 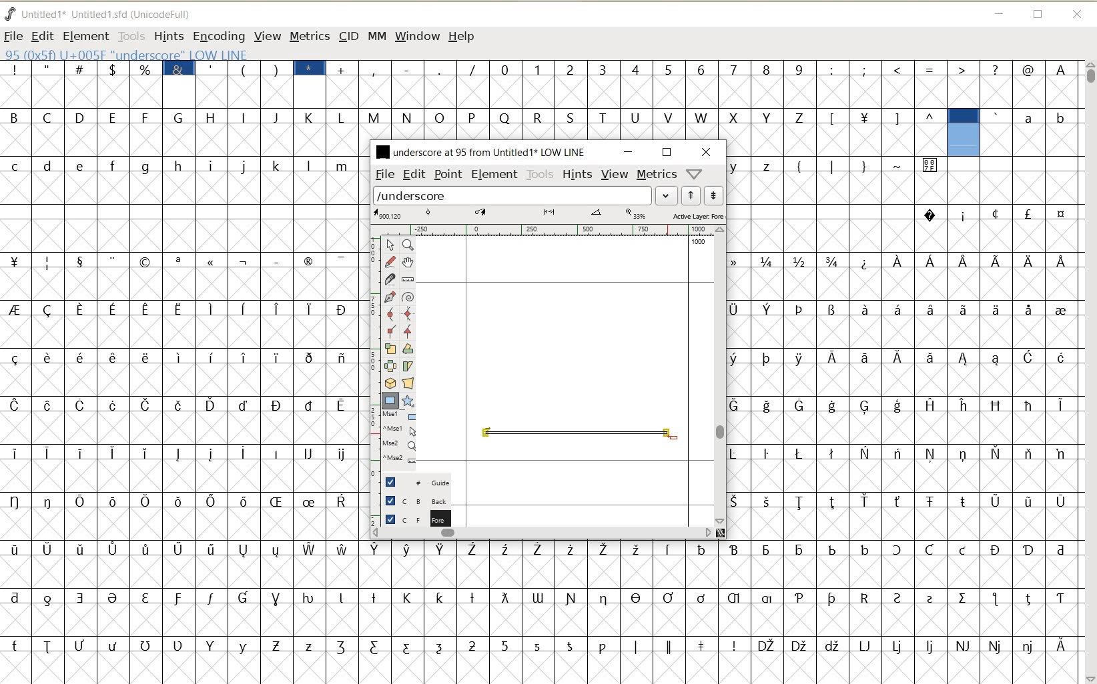 What do you see at coordinates (693, 174) in the screenshot?
I see `help/window` at bounding box center [693, 174].